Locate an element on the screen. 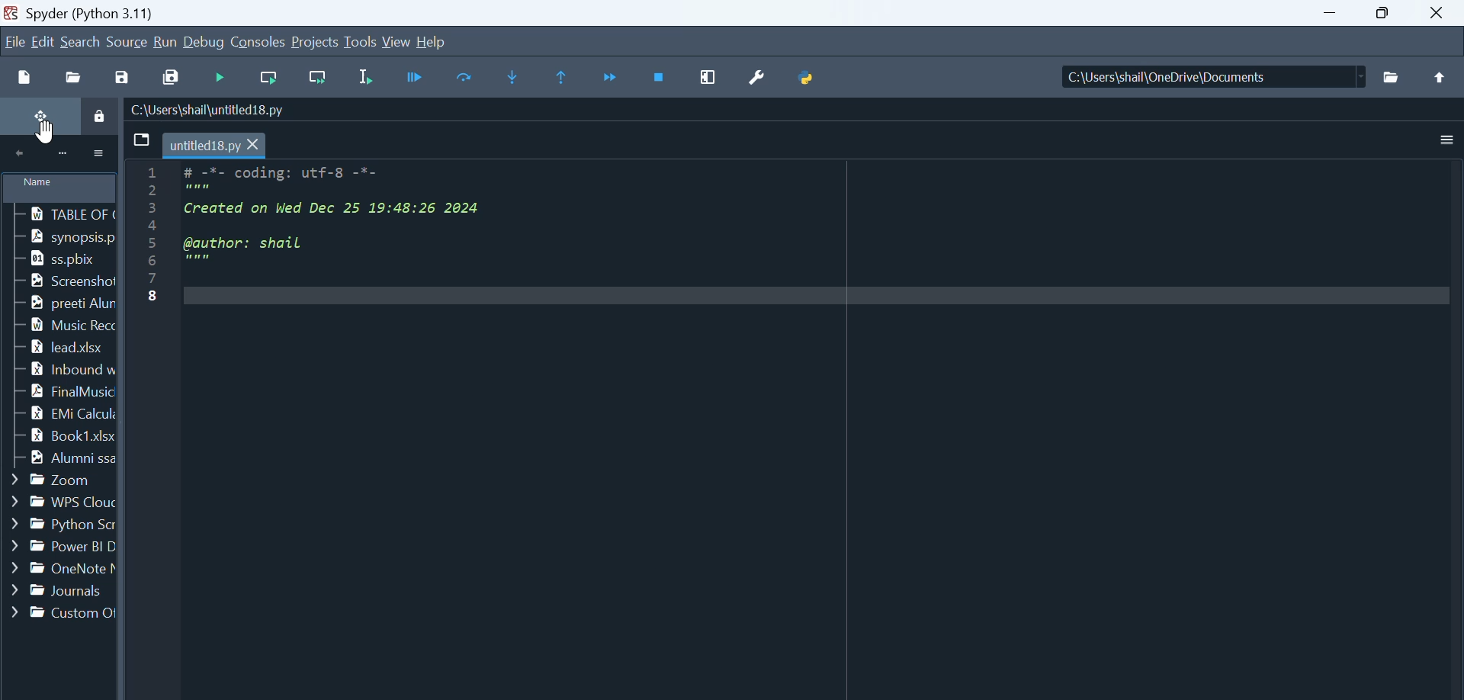 The width and height of the screenshot is (1464, 700). Zoom is located at coordinates (58, 480).